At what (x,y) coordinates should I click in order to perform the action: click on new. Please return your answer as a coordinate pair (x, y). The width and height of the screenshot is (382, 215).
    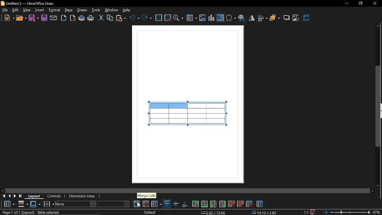
    Looking at the image, I should click on (7, 18).